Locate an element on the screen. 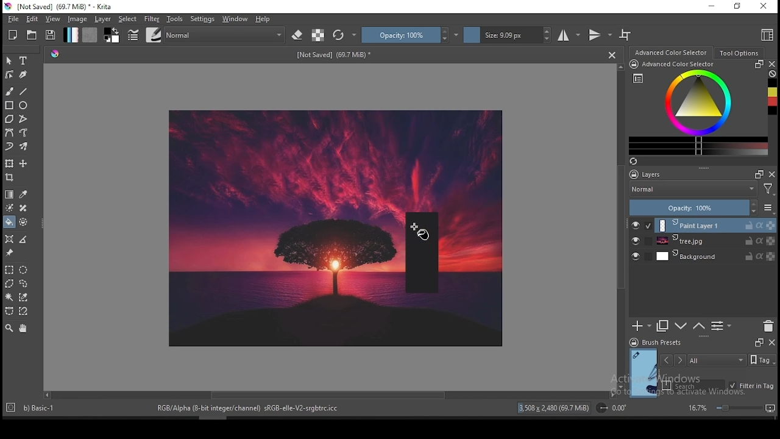  mouse pointer is located at coordinates (422, 234).